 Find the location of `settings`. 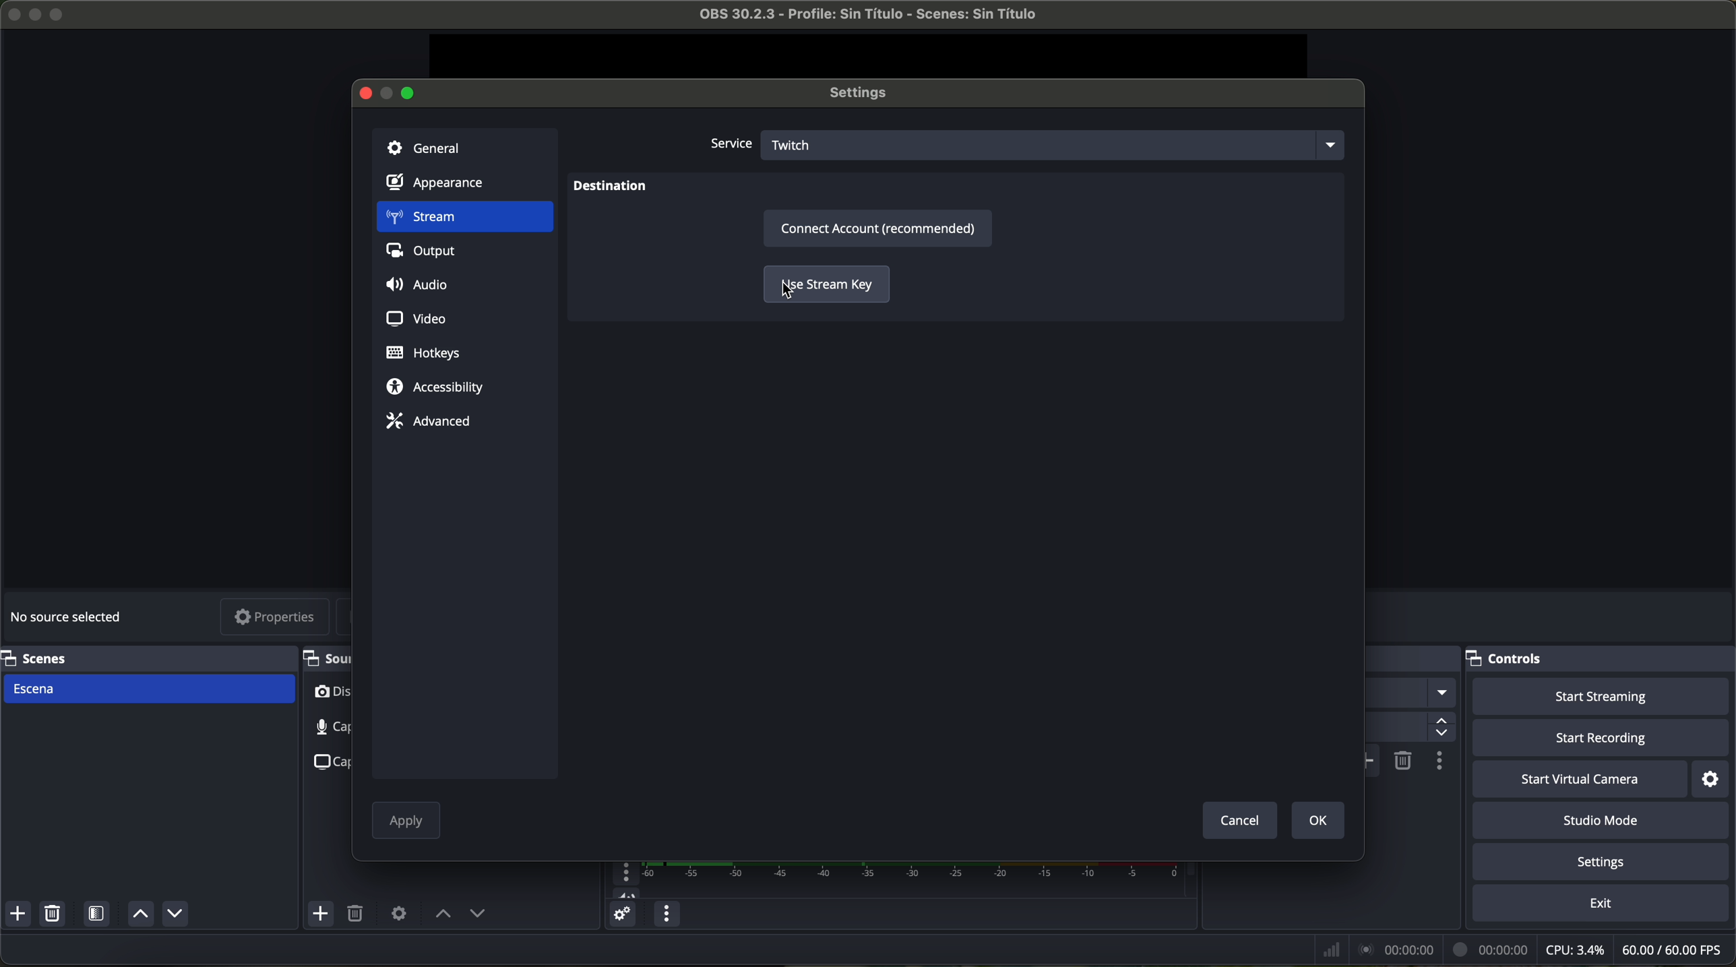

settings is located at coordinates (1712, 779).